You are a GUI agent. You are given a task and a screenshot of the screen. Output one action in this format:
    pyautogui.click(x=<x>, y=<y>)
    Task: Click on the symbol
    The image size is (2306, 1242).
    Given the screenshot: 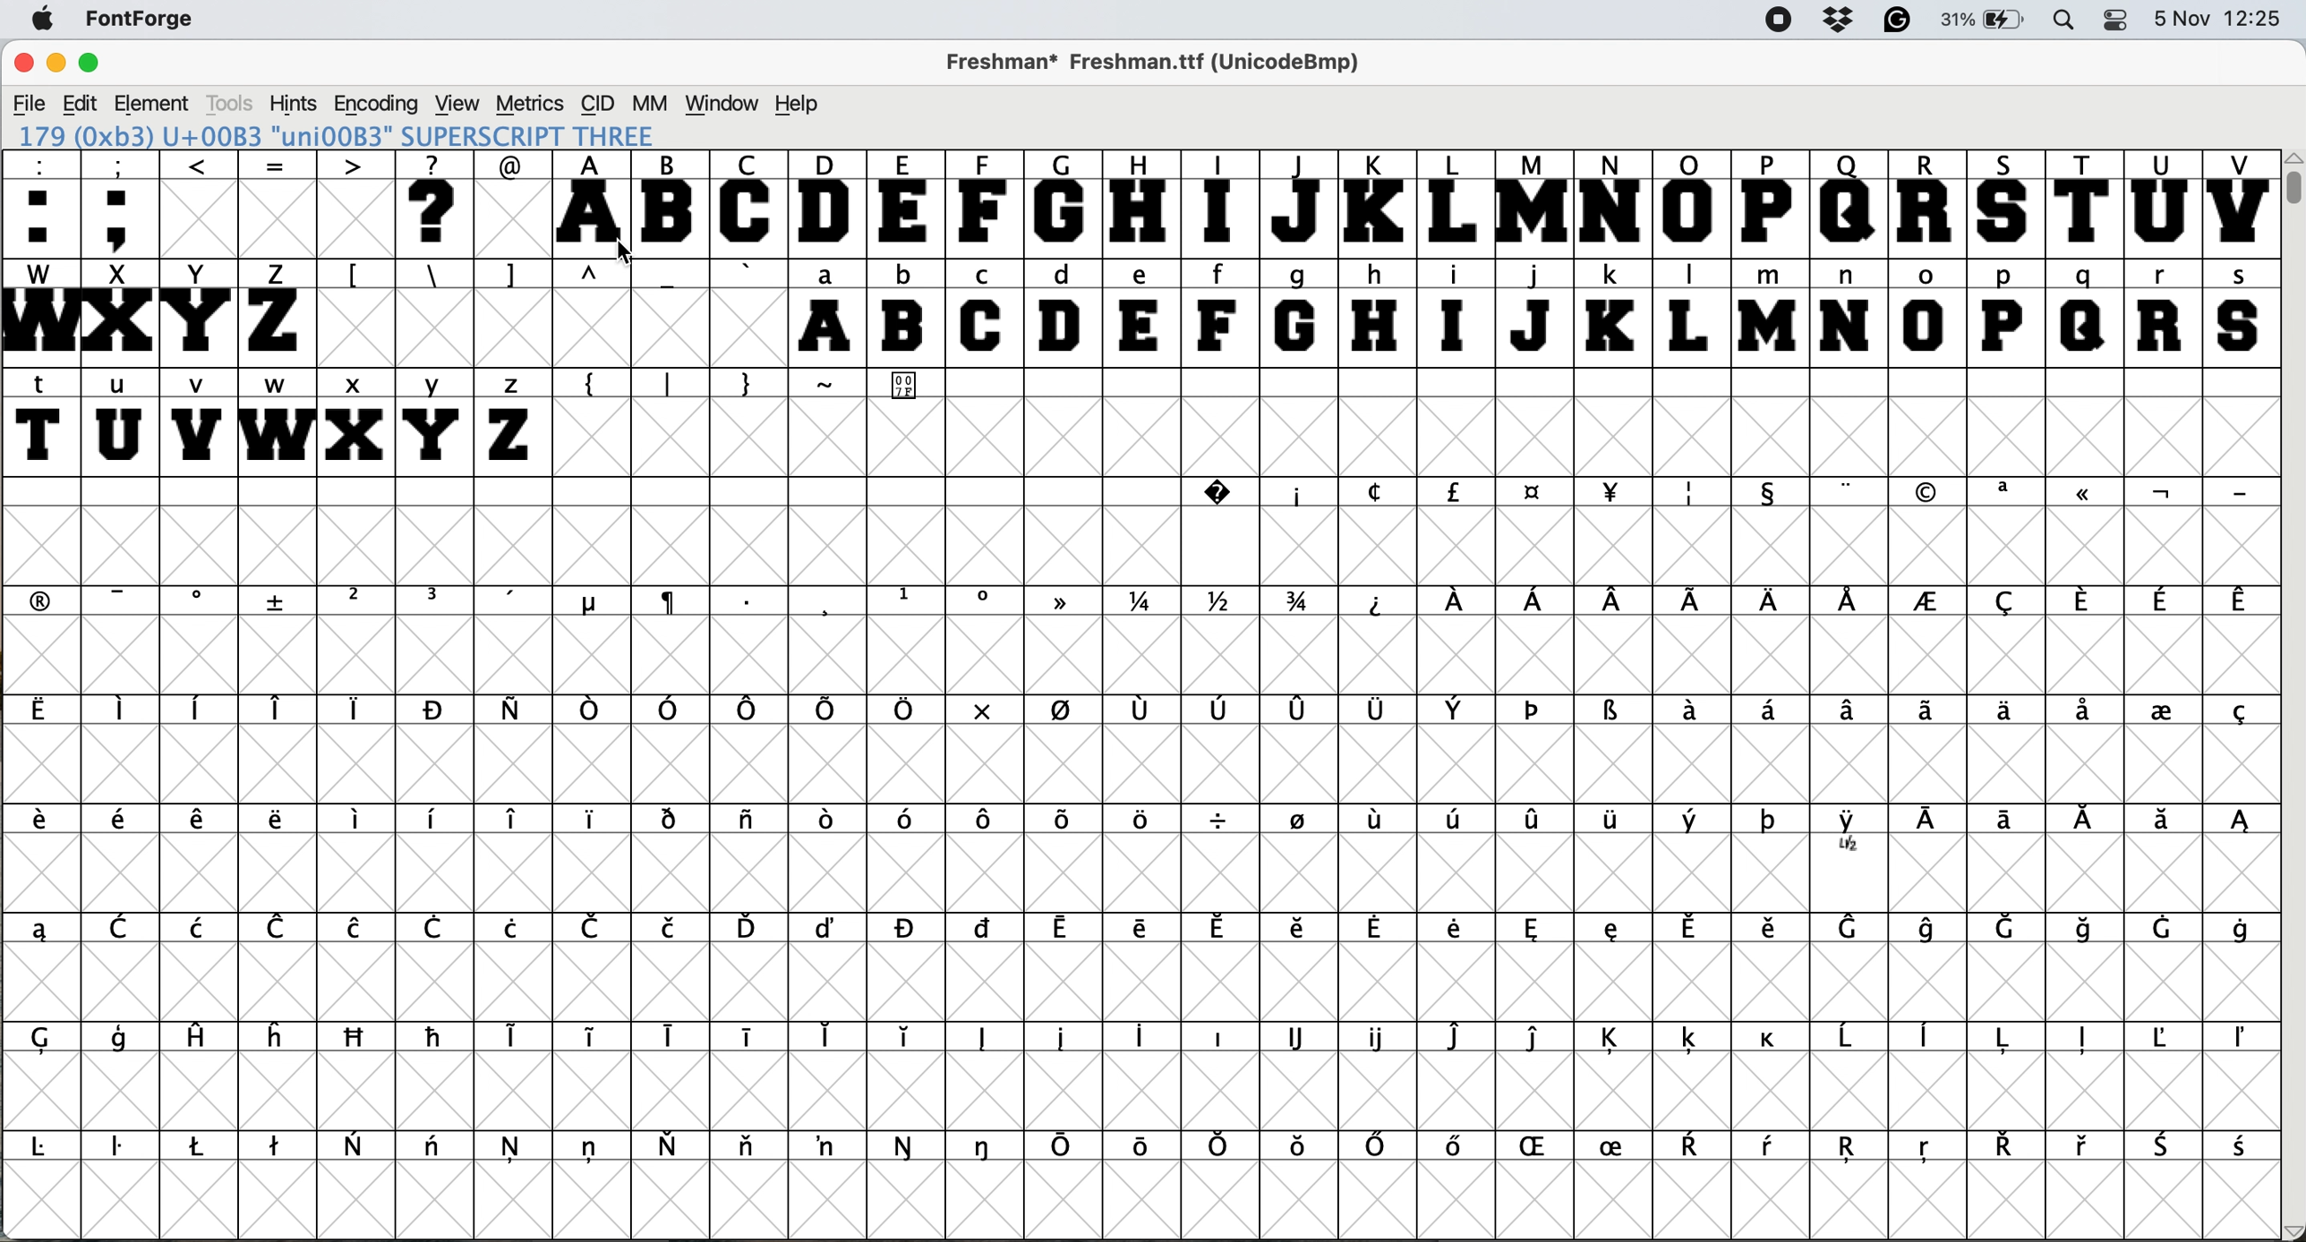 What is the action you would take?
    pyautogui.click(x=355, y=930)
    